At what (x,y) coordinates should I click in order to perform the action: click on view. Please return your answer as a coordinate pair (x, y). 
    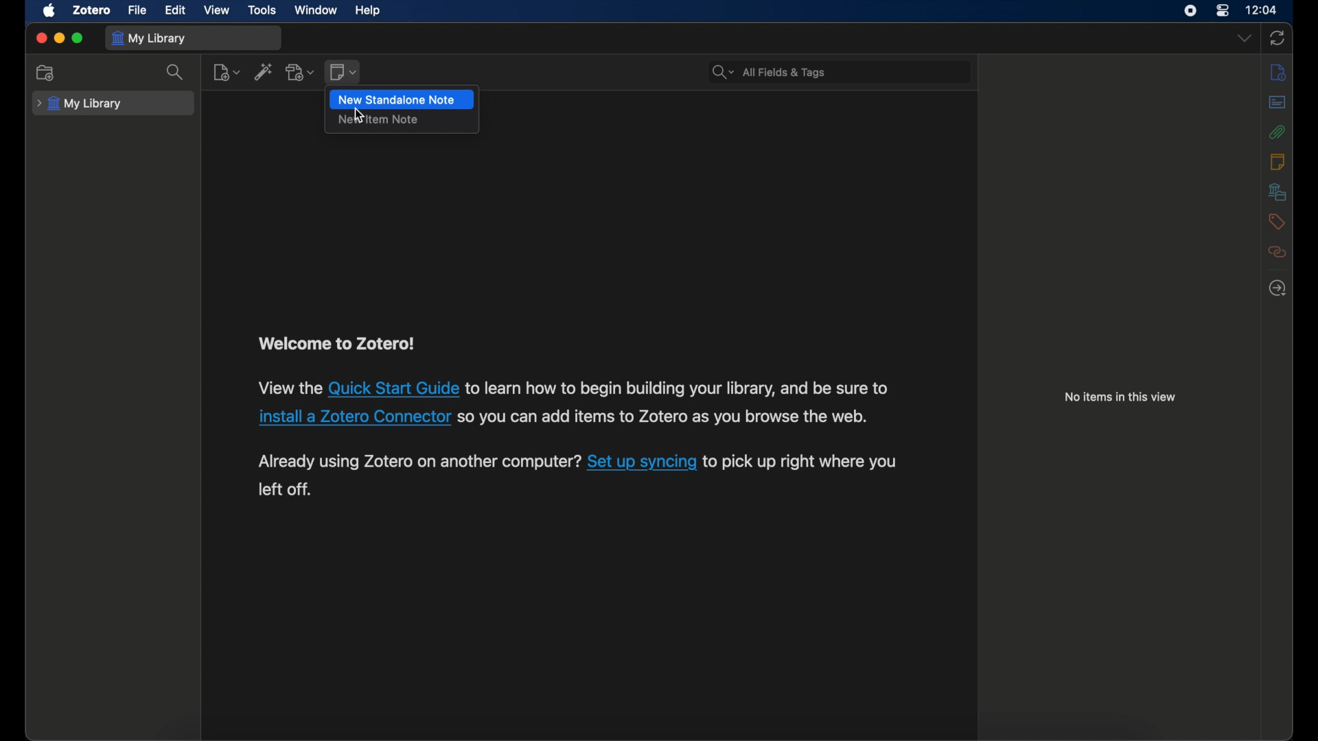
    Looking at the image, I should click on (218, 11).